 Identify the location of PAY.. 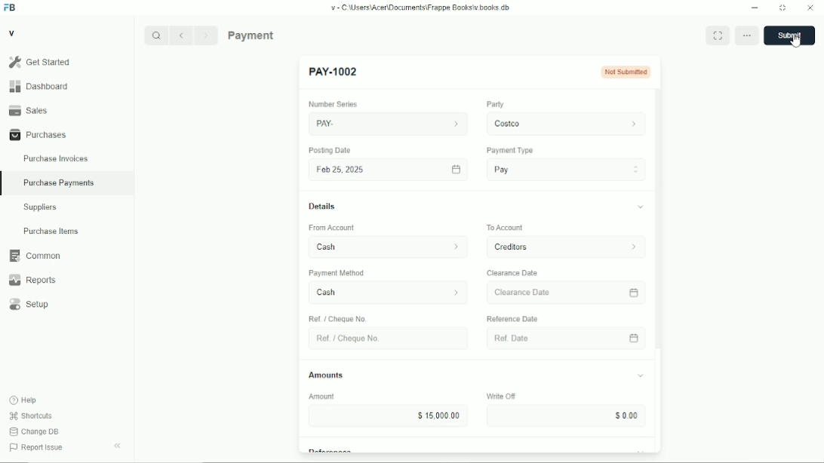
(389, 121).